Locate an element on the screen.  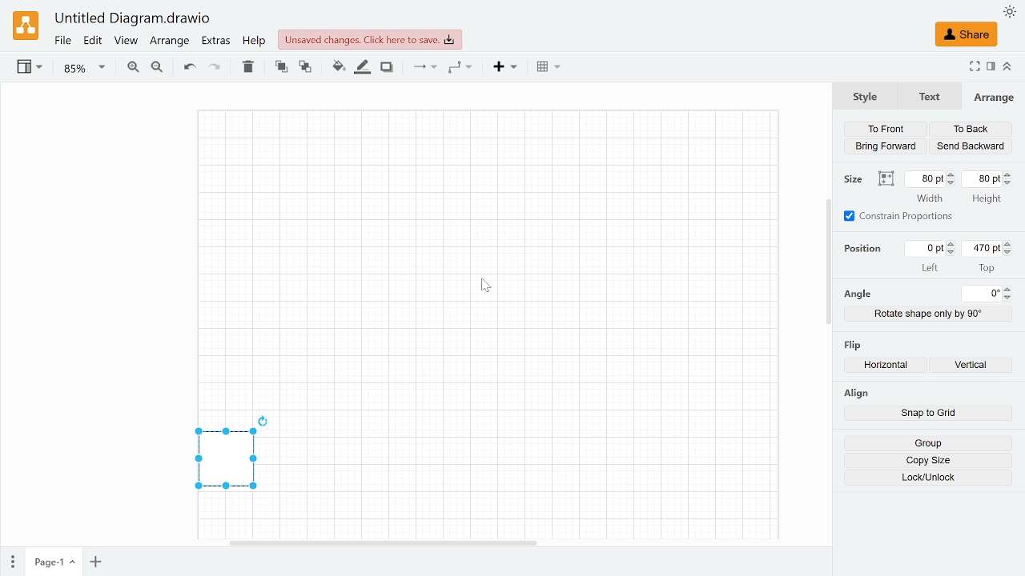
Rotate shape only by 90 degrees is located at coordinates (929, 314).